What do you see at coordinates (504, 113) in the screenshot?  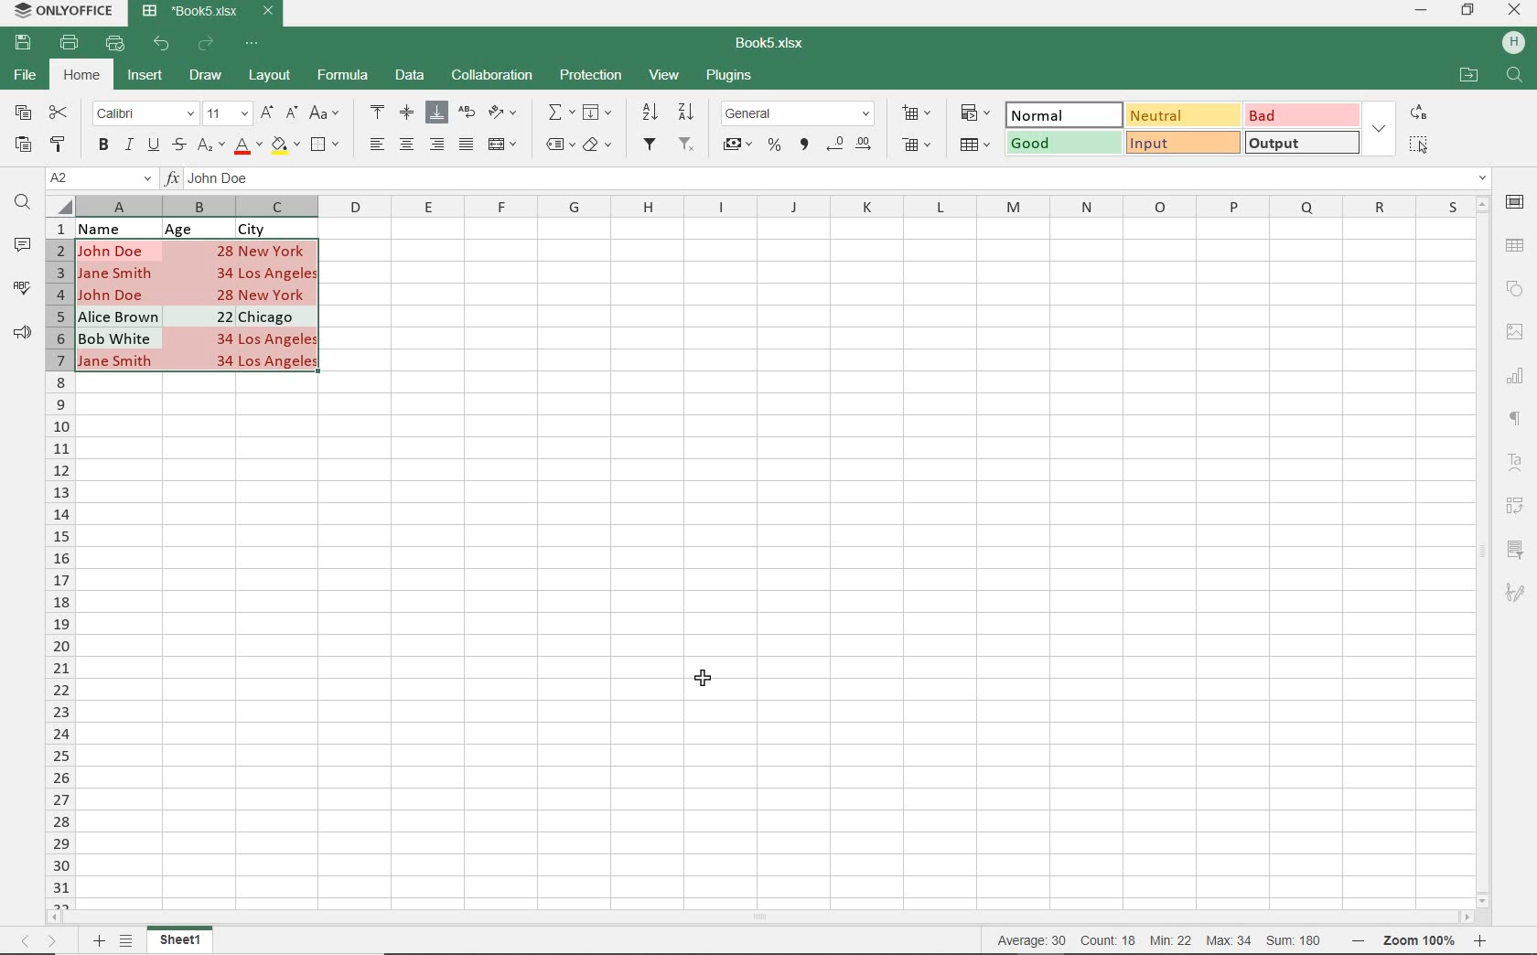 I see `ORIENTATION` at bounding box center [504, 113].